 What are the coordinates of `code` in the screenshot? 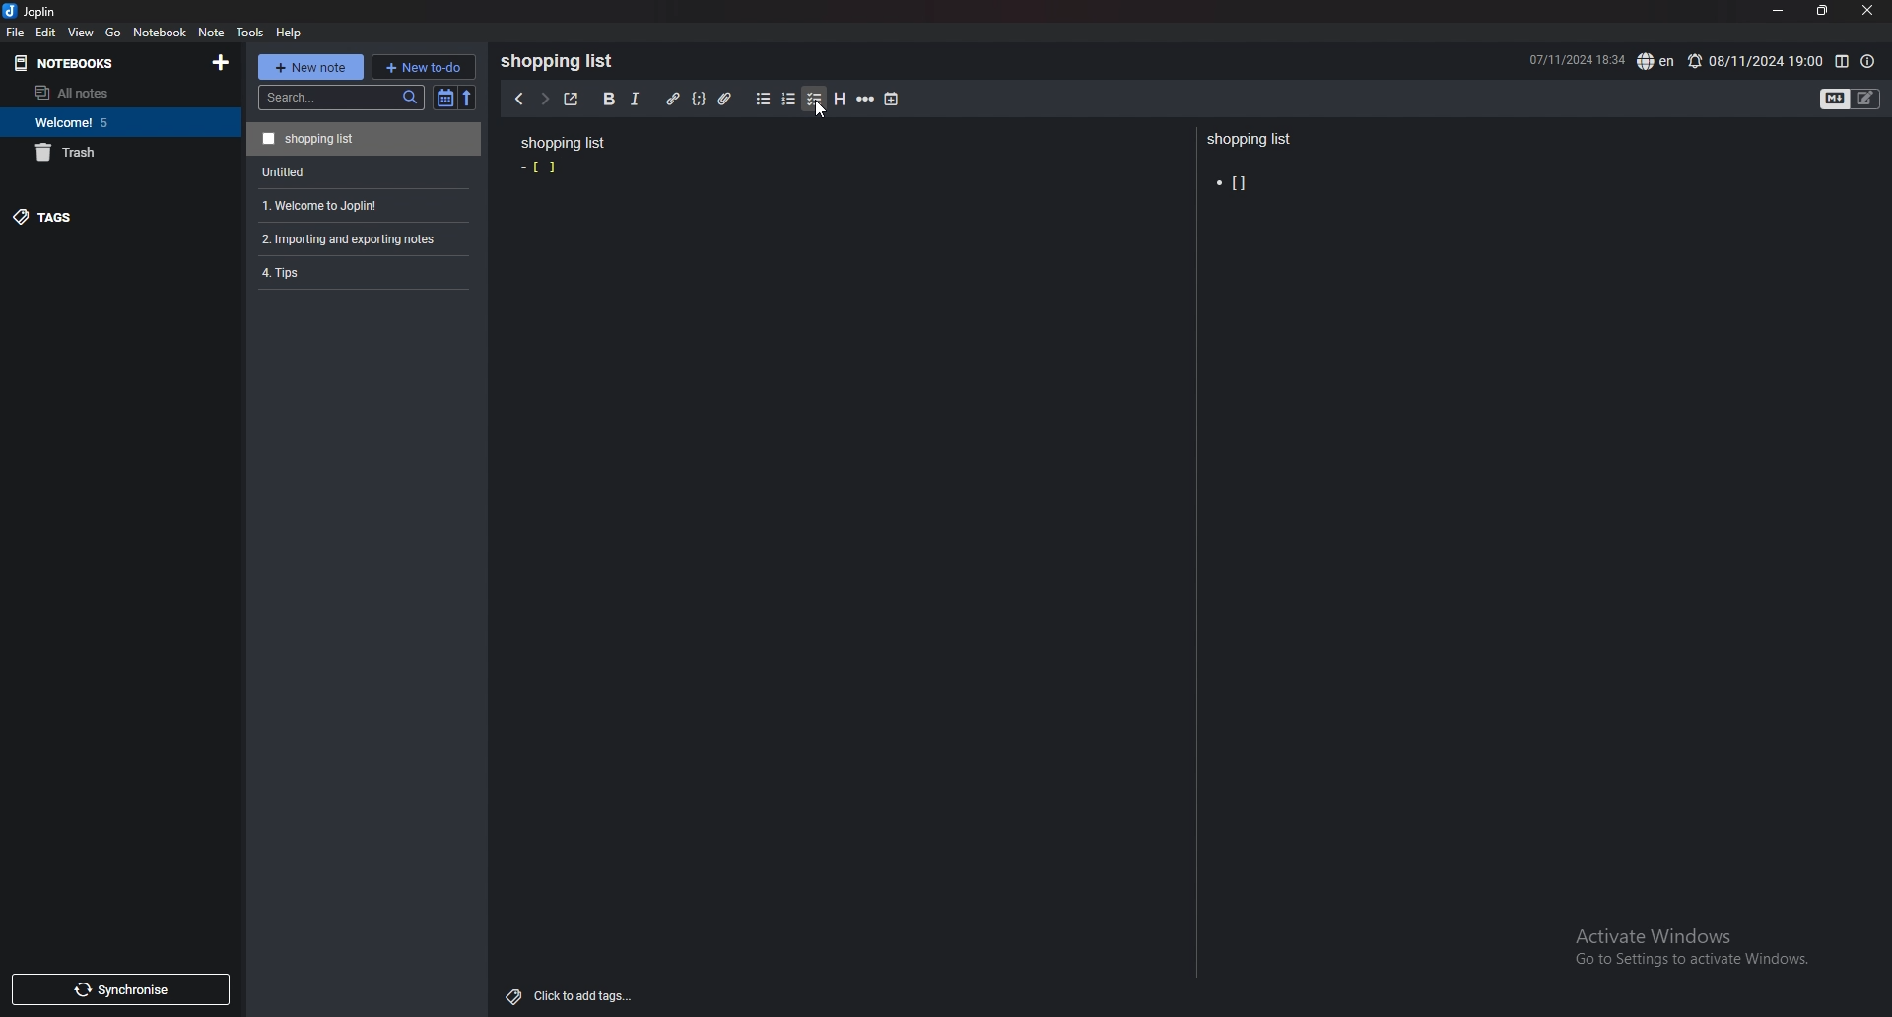 It's located at (699, 100).